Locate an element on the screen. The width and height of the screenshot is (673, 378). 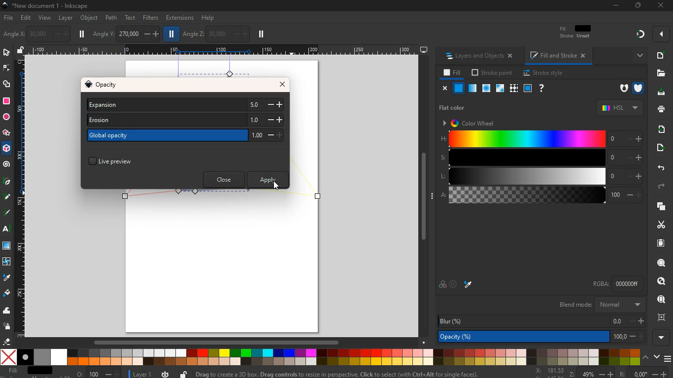
back is located at coordinates (660, 167).